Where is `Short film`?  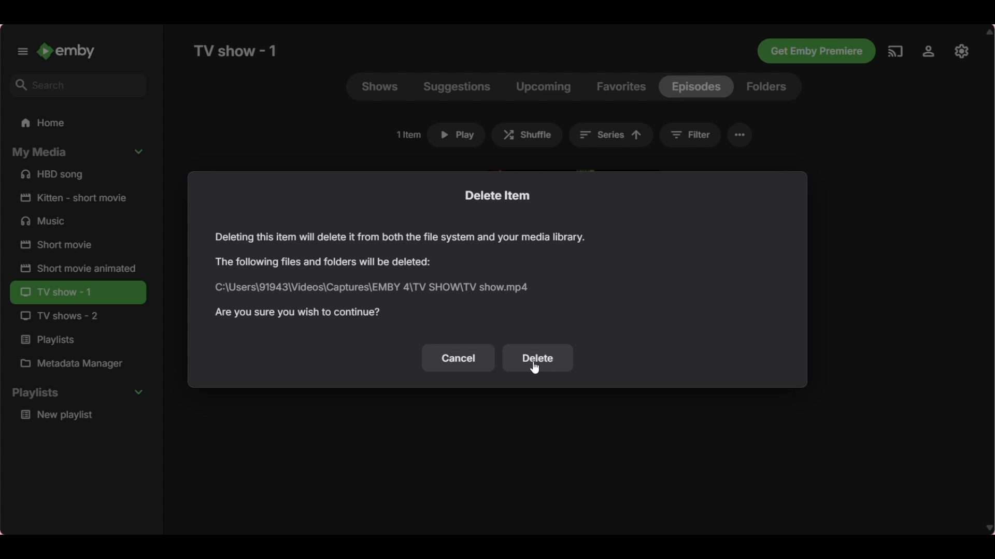
Short film is located at coordinates (78, 198).